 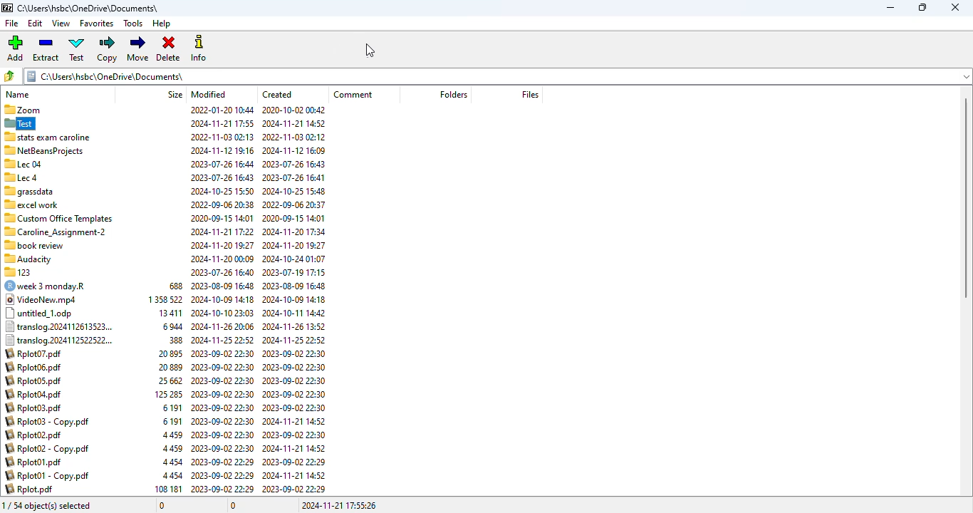 I want to click on Caroline_Assignment-2, so click(x=55, y=232).